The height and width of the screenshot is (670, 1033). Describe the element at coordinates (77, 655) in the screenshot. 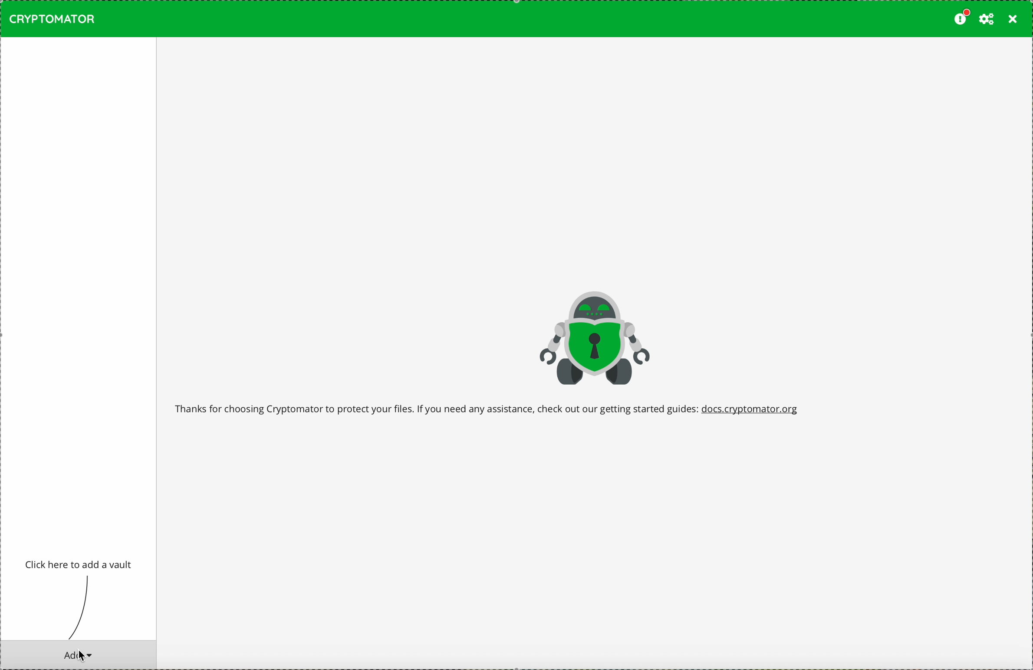

I see `cursor on add button` at that location.